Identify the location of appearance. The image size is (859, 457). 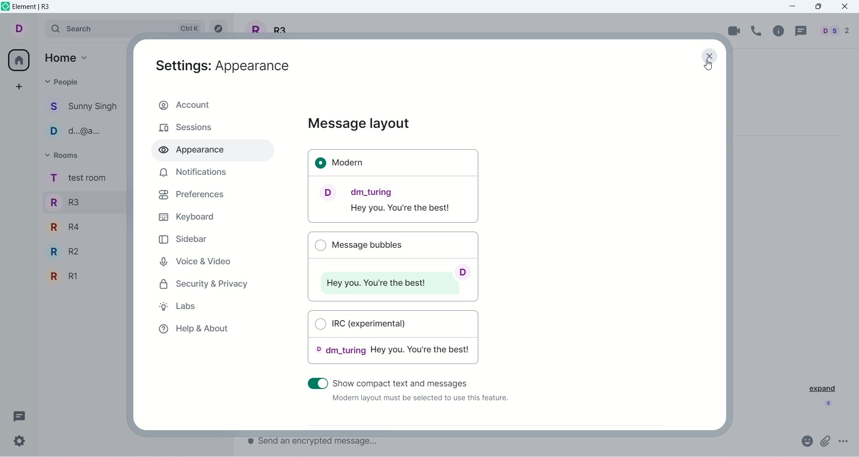
(223, 66).